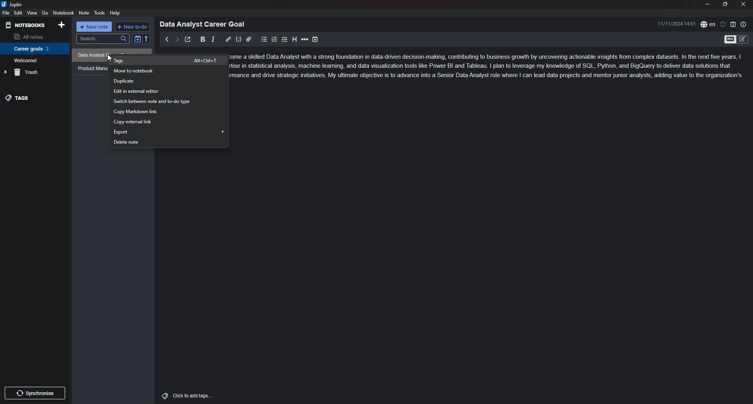  I want to click on add notebook, so click(62, 25).